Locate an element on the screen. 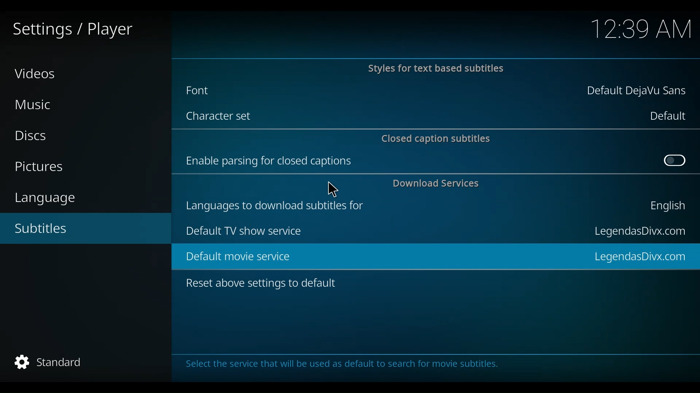  Settings/player is located at coordinates (71, 30).